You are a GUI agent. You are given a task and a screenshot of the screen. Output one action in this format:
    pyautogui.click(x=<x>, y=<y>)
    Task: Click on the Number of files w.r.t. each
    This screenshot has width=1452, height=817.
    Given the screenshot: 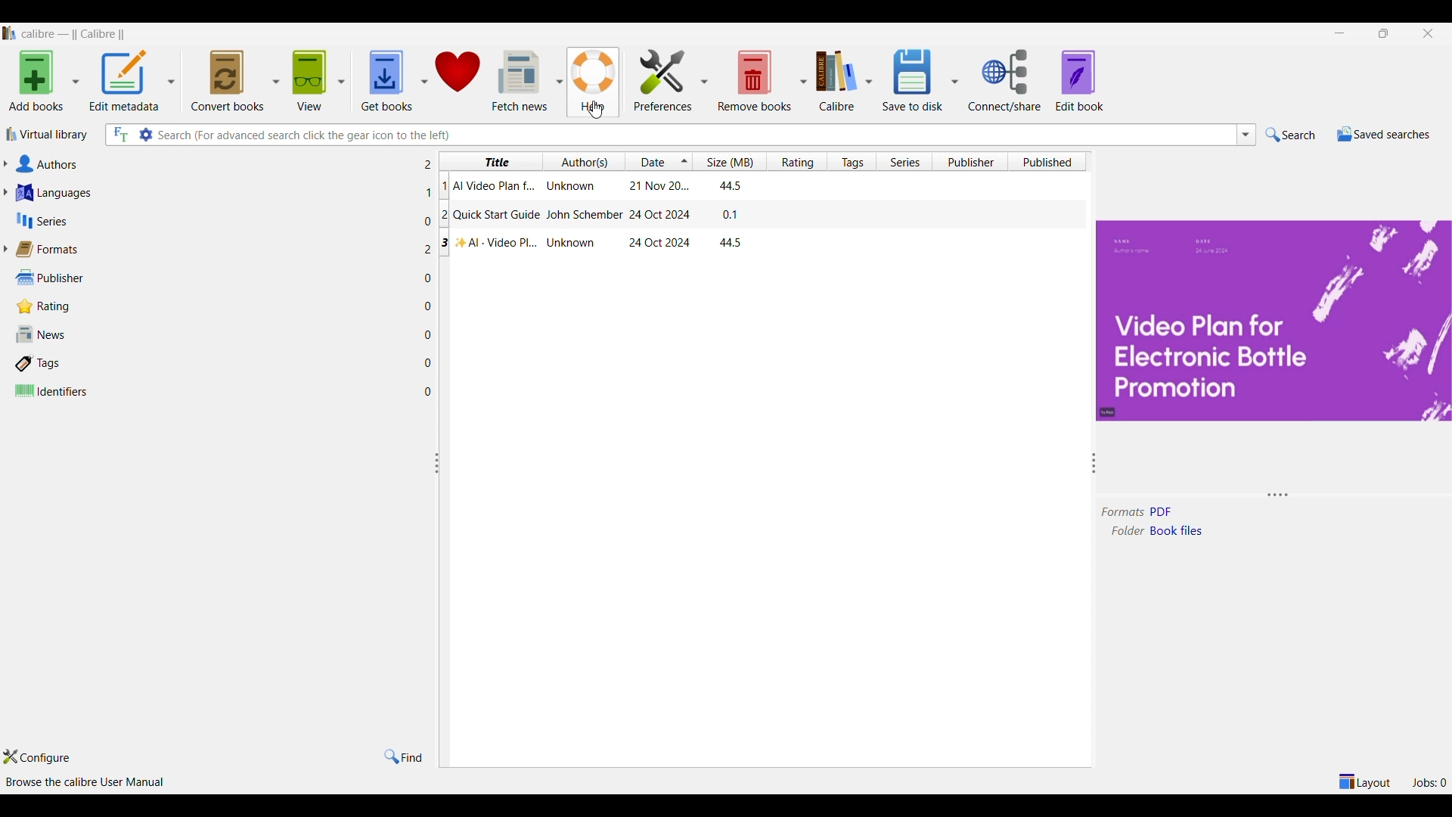 What is the action you would take?
    pyautogui.click(x=427, y=278)
    